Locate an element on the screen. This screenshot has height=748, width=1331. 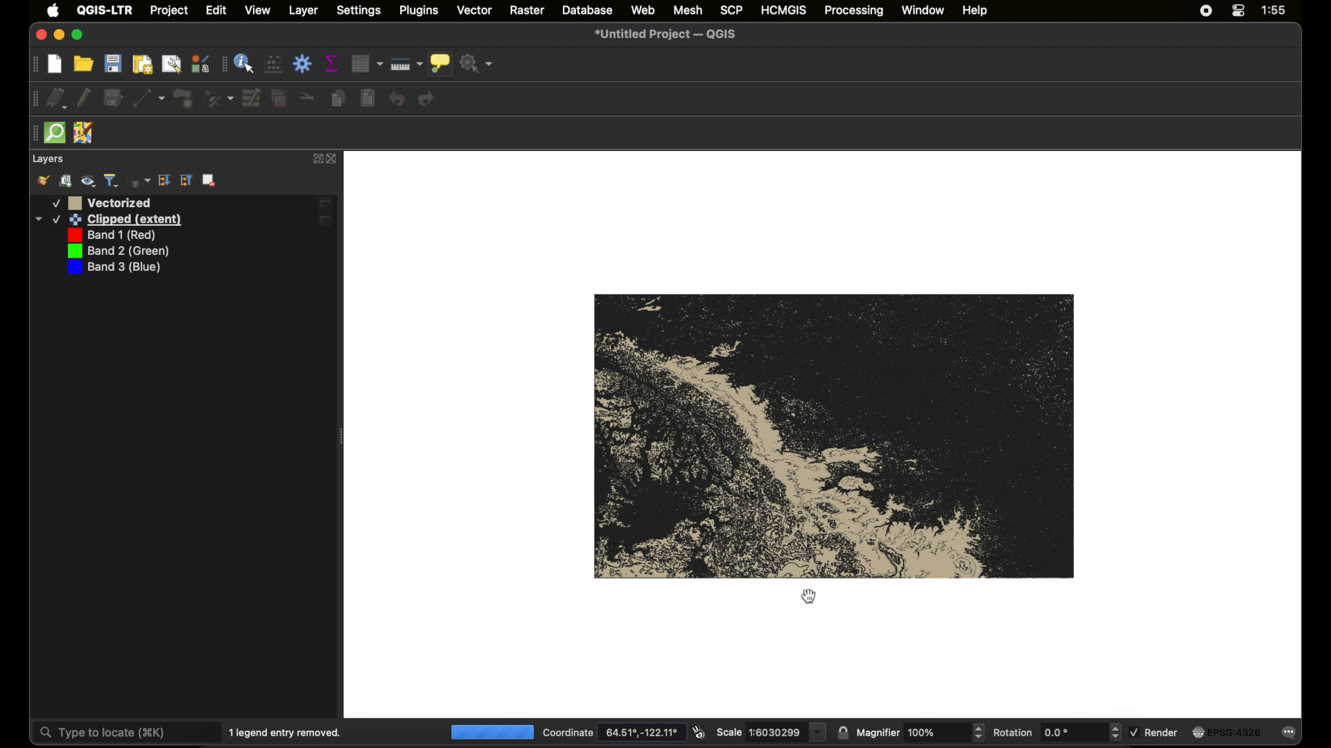
expand all is located at coordinates (186, 180).